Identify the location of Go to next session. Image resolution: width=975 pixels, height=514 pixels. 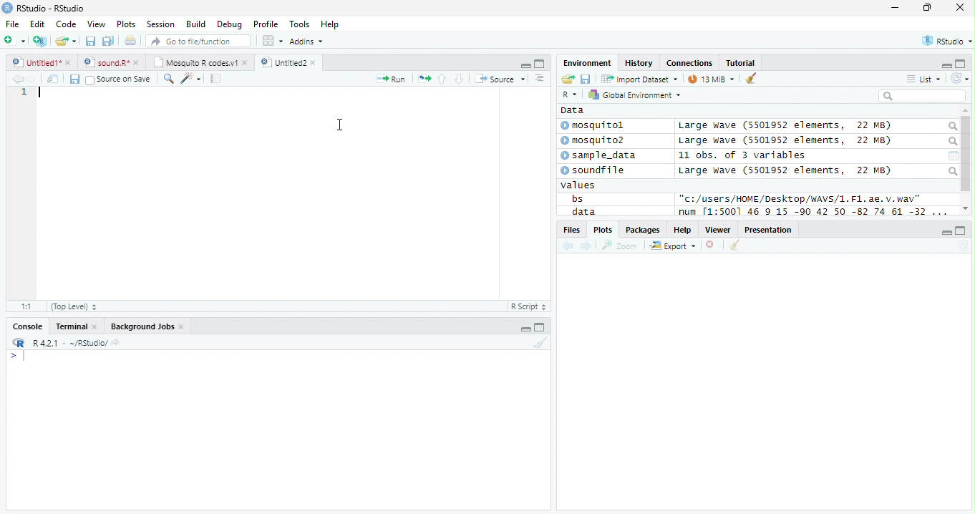
(460, 79).